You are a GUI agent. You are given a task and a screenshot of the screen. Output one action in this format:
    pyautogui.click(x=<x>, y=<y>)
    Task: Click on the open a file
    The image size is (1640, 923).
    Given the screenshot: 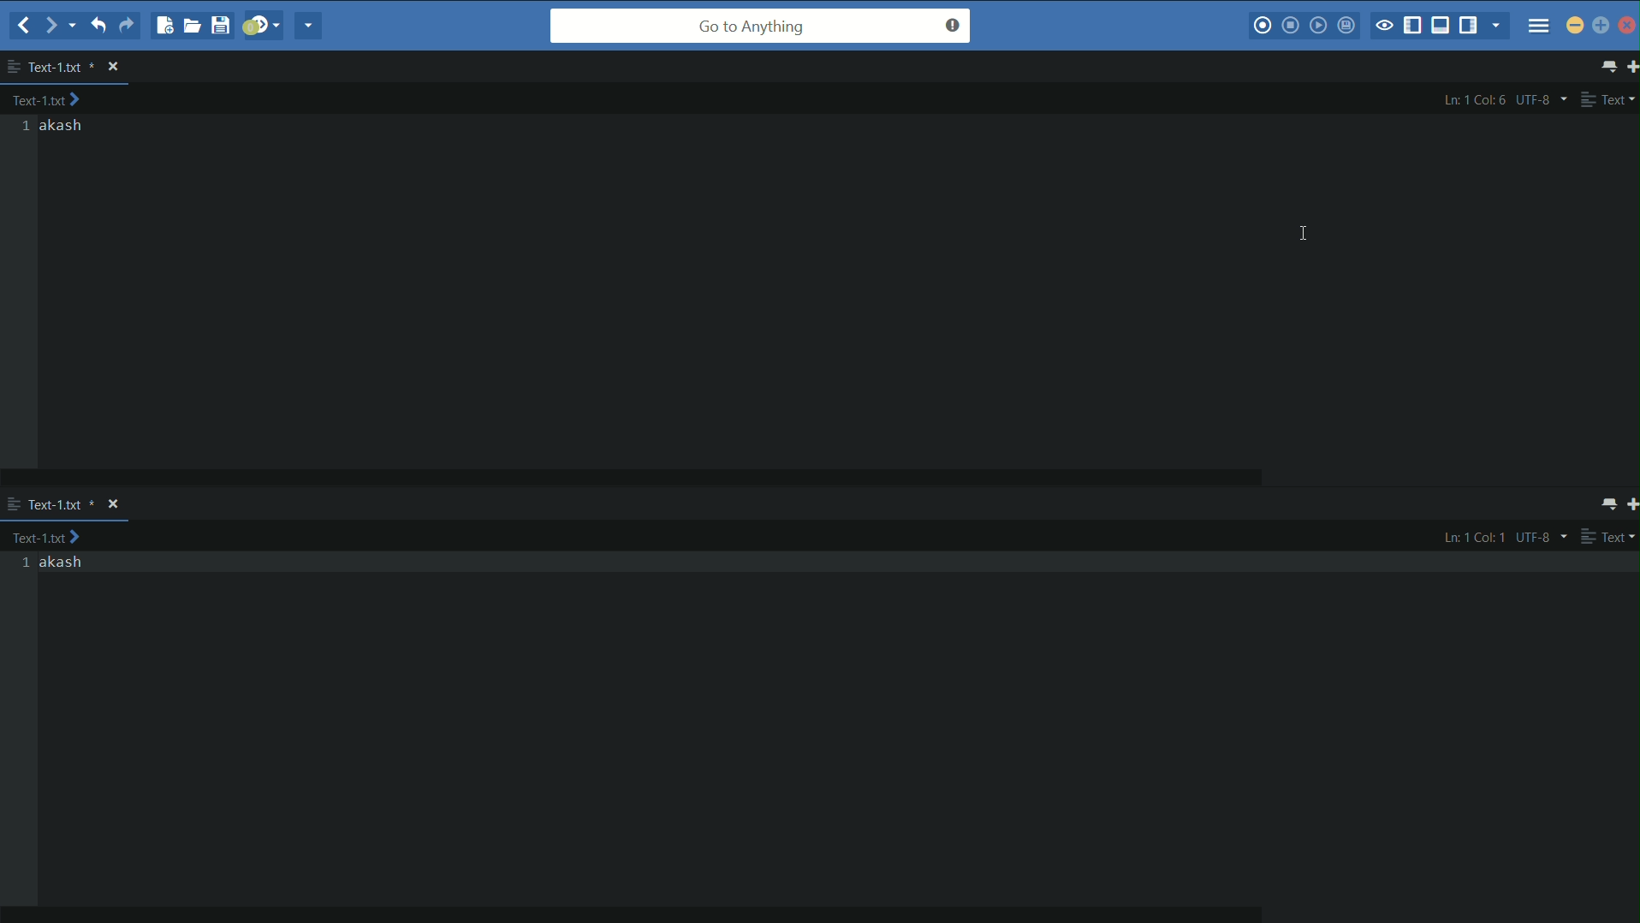 What is the action you would take?
    pyautogui.click(x=193, y=25)
    